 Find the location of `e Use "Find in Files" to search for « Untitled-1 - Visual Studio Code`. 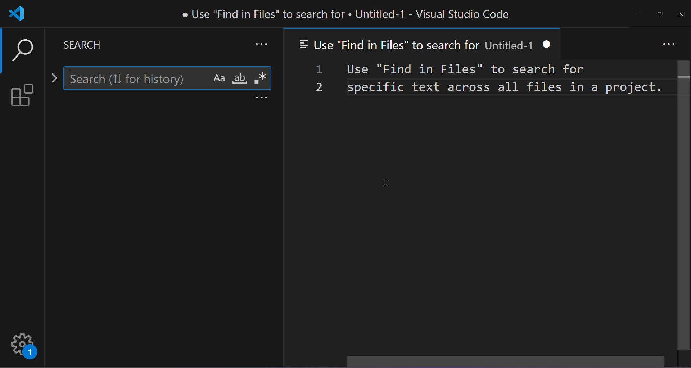

e Use "Find in Files" to search for « Untitled-1 - Visual Studio Code is located at coordinates (346, 14).